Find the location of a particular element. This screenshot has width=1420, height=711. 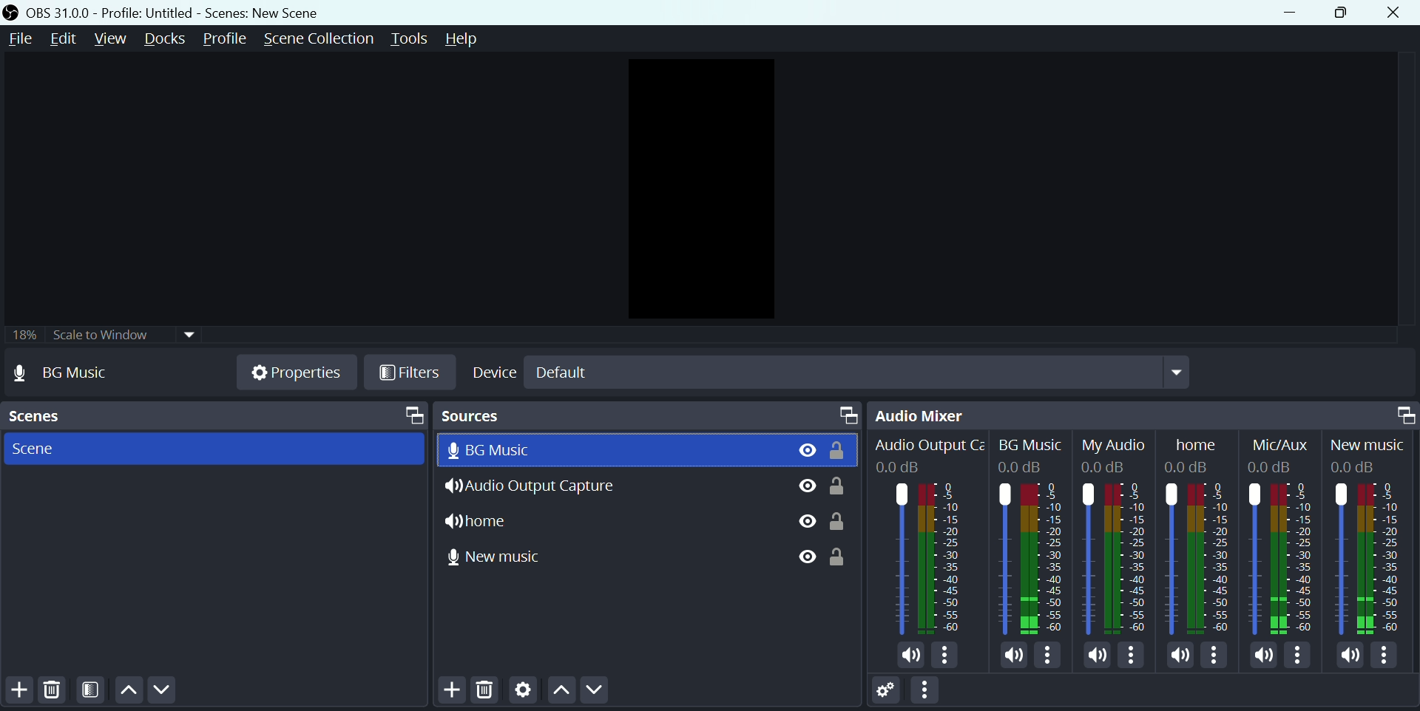

More  is located at coordinates (933, 693).